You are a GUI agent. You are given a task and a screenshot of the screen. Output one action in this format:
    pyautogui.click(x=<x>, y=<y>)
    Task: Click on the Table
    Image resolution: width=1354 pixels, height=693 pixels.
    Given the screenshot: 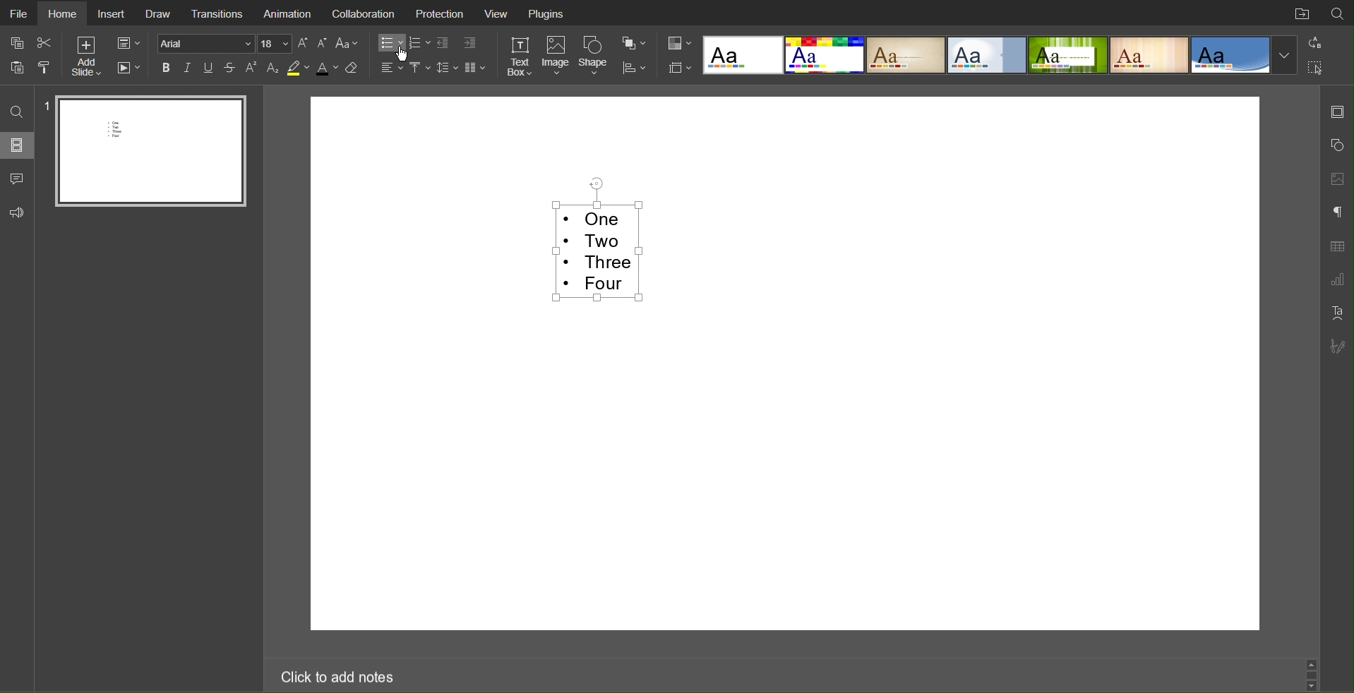 What is the action you would take?
    pyautogui.click(x=1338, y=246)
    